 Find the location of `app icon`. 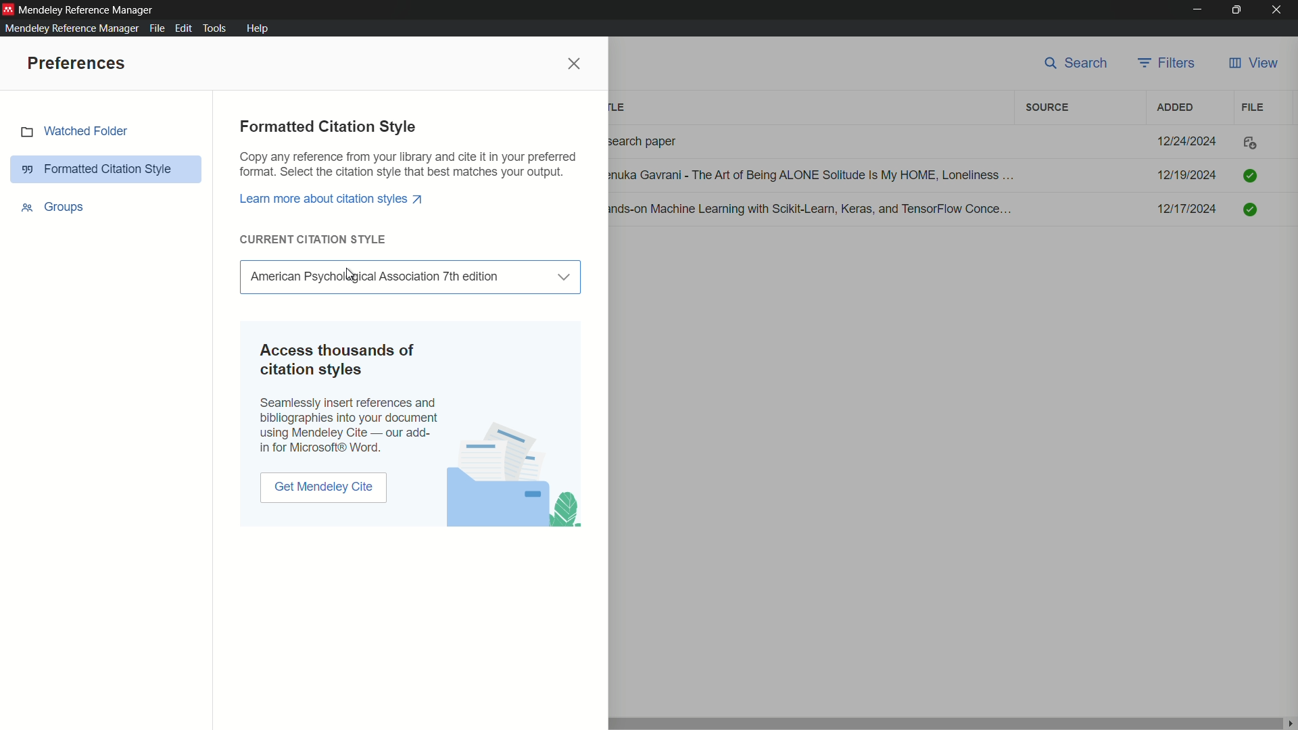

app icon is located at coordinates (8, 8).